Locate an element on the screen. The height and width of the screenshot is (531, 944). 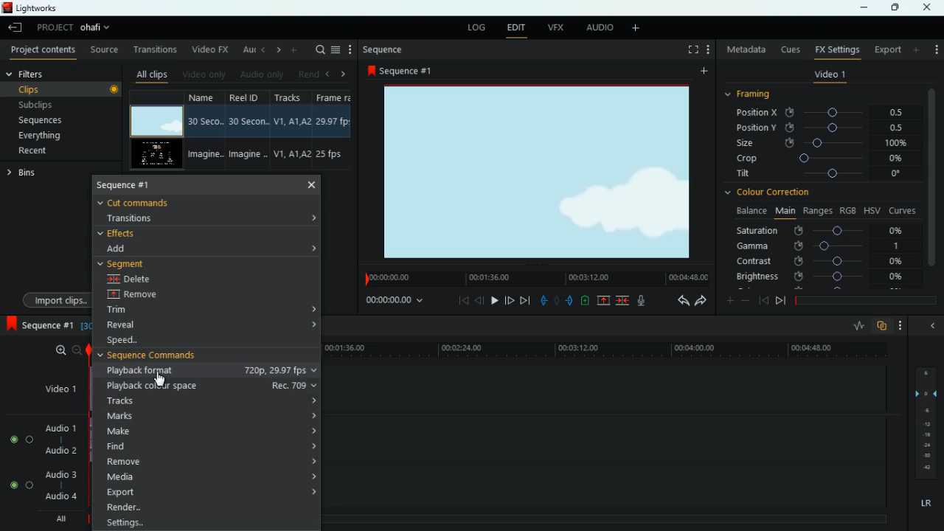
cut commands is located at coordinates (147, 201).